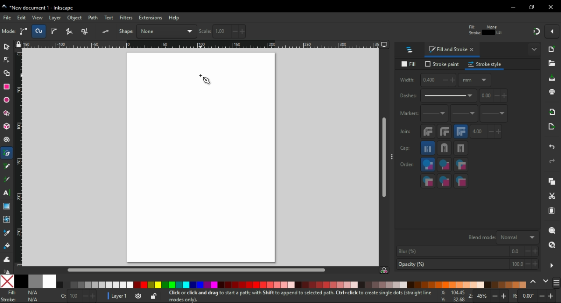 The image size is (561, 303). What do you see at coordinates (534, 282) in the screenshot?
I see `previous` at bounding box center [534, 282].